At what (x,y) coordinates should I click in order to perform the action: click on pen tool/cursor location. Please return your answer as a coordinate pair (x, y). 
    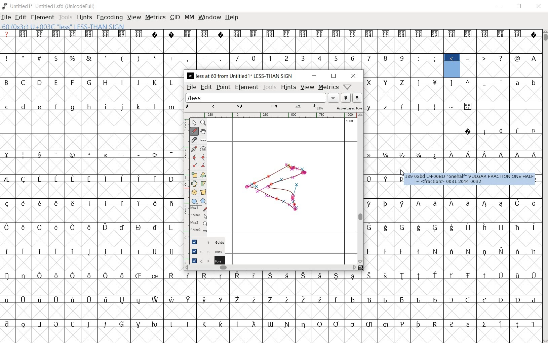
    Looking at the image, I should click on (402, 174).